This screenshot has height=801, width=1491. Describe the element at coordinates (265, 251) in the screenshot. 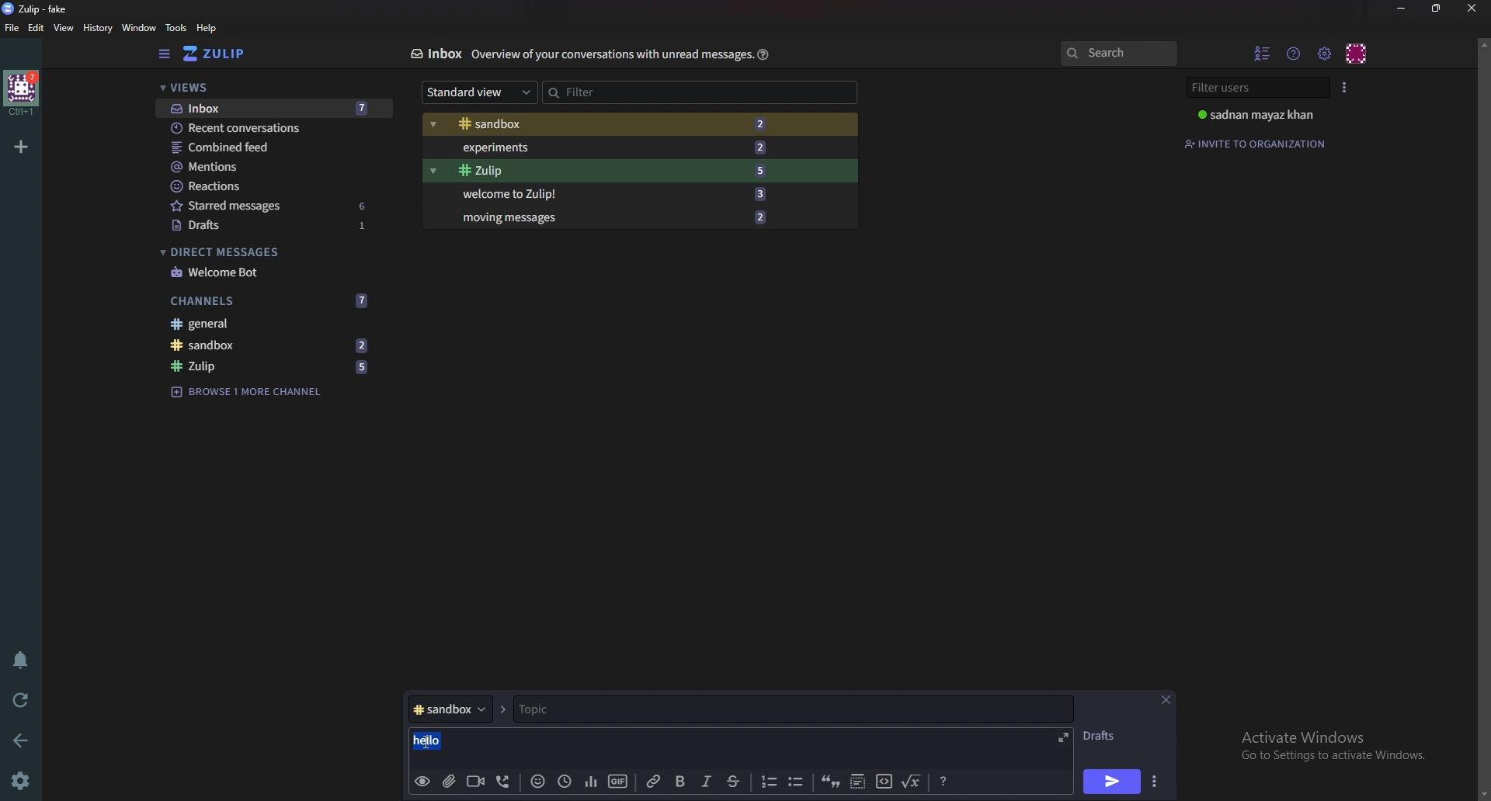

I see `Direct messages` at that location.